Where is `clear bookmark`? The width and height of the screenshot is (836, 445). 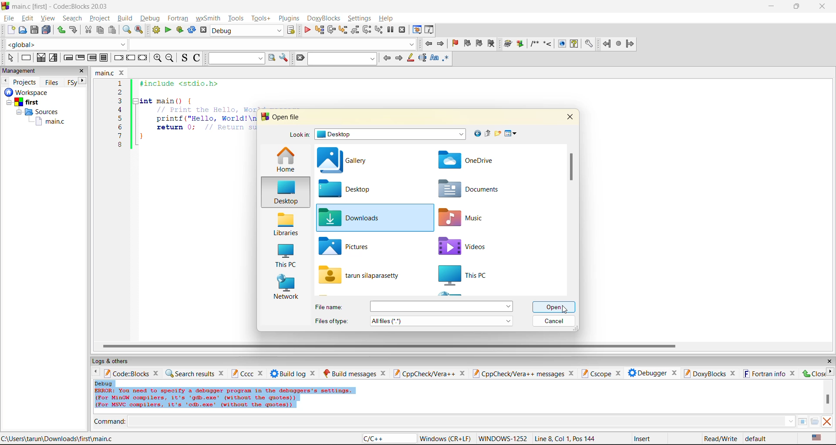 clear bookmark is located at coordinates (491, 43).